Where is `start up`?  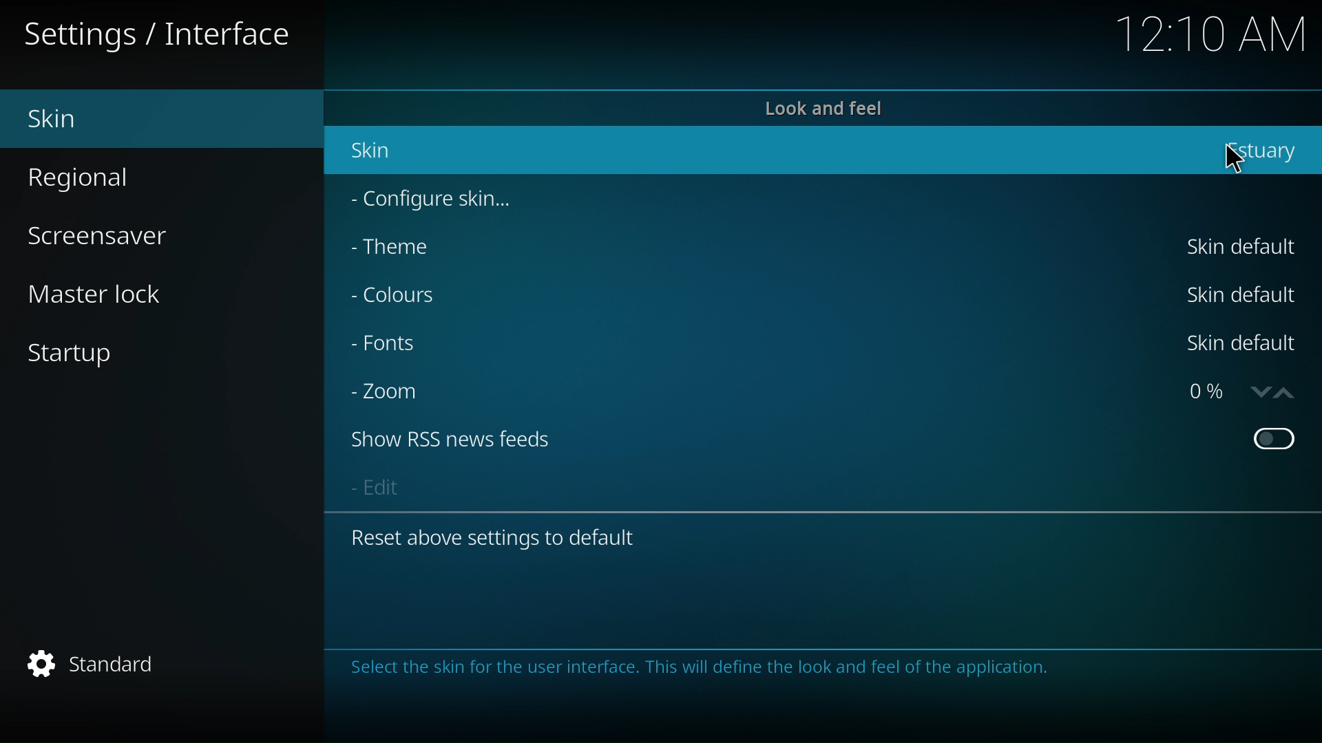
start up is located at coordinates (77, 358).